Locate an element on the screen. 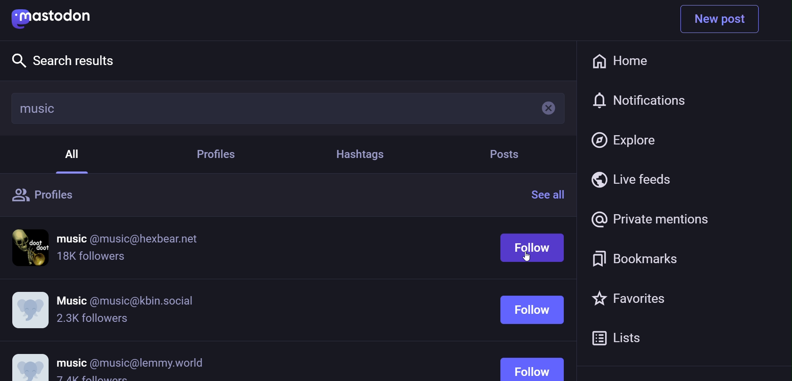  home is located at coordinates (619, 62).